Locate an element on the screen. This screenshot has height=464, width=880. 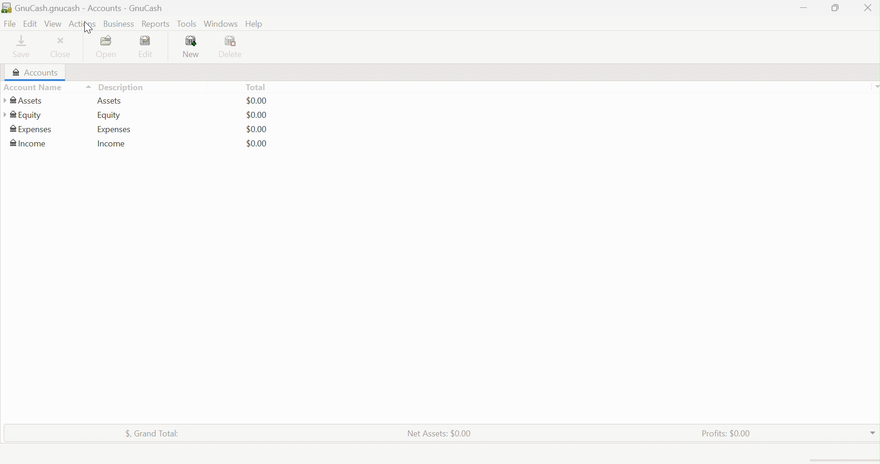
Assets is located at coordinates (23, 101).